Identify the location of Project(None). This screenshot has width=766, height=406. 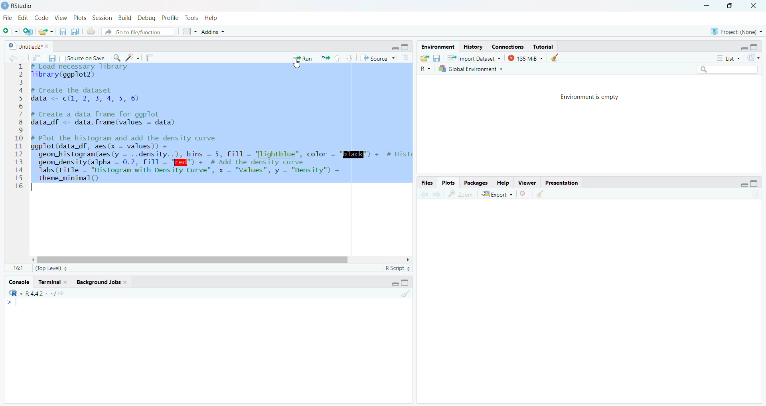
(739, 32).